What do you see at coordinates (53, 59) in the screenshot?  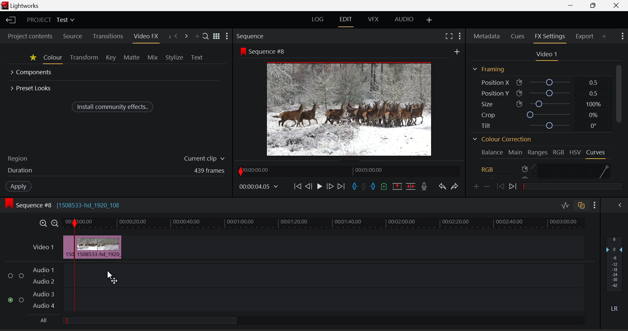 I see `Colour` at bounding box center [53, 59].